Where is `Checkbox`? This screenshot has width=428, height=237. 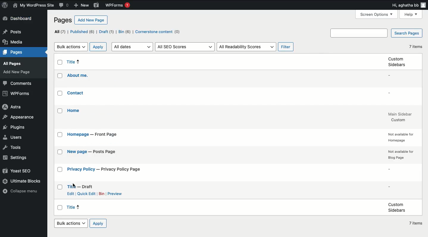 Checkbox is located at coordinates (60, 135).